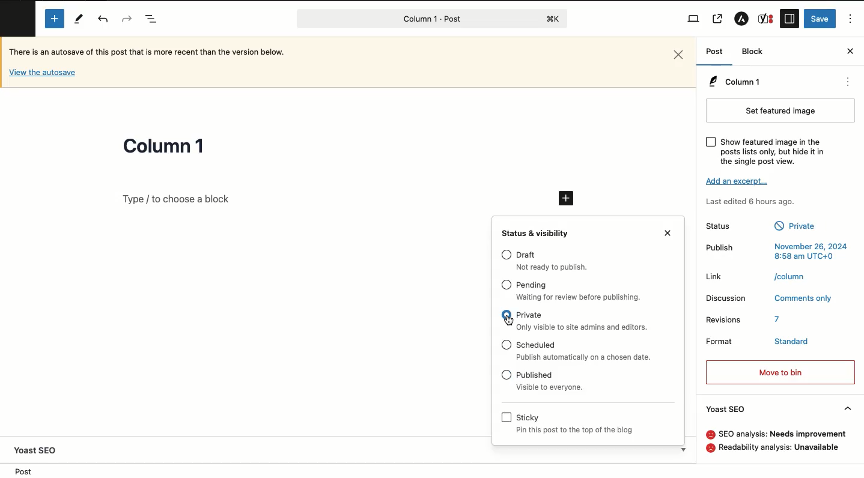 Image resolution: width=864 pixels, height=478 pixels. I want to click on Block, so click(753, 51).